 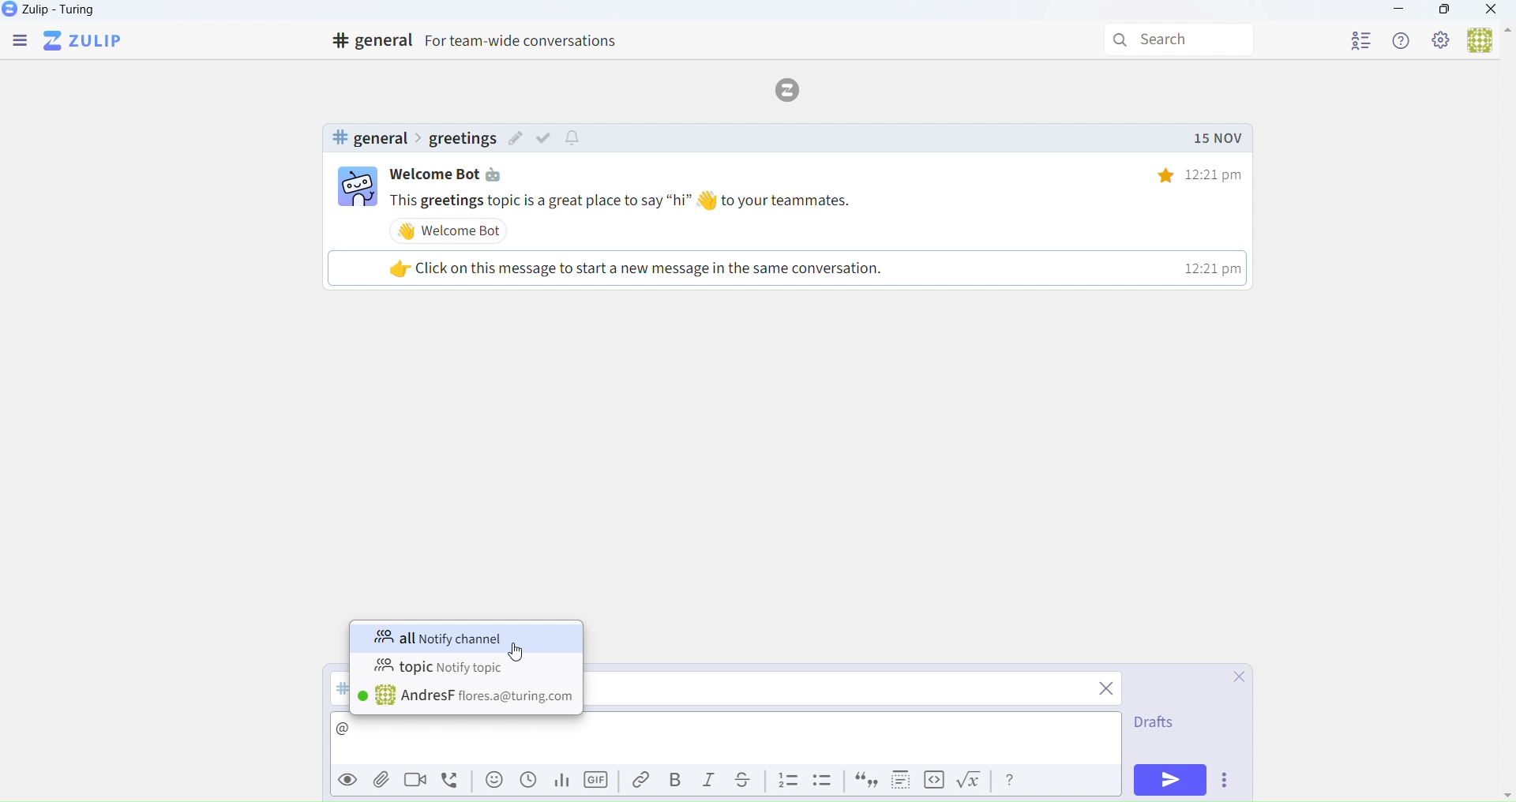 I want to click on Emoji, so click(x=492, y=784).